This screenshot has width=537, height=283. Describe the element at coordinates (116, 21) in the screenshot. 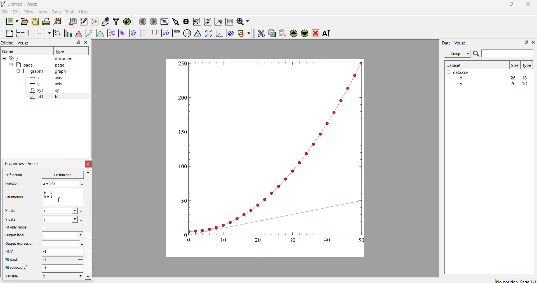

I see `Filter data` at that location.